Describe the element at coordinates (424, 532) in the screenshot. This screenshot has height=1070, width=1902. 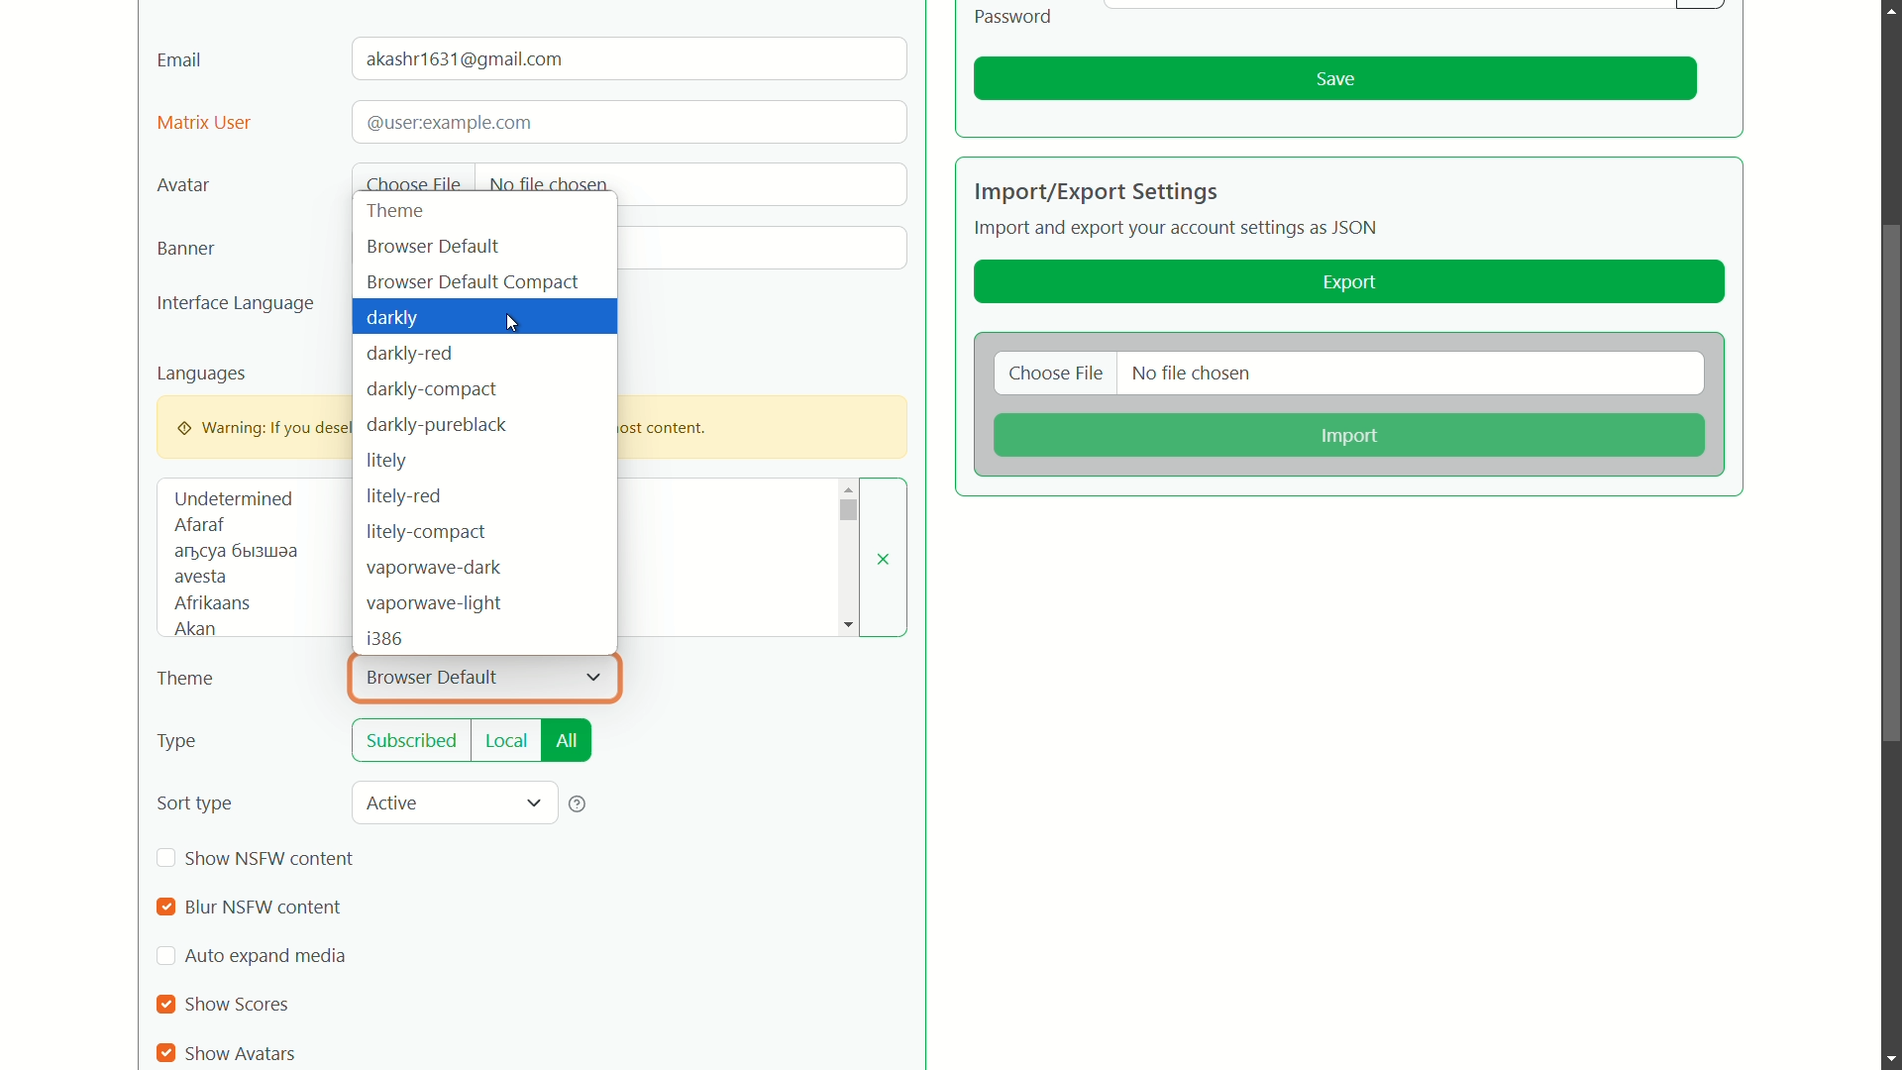
I see `litely compact` at that location.